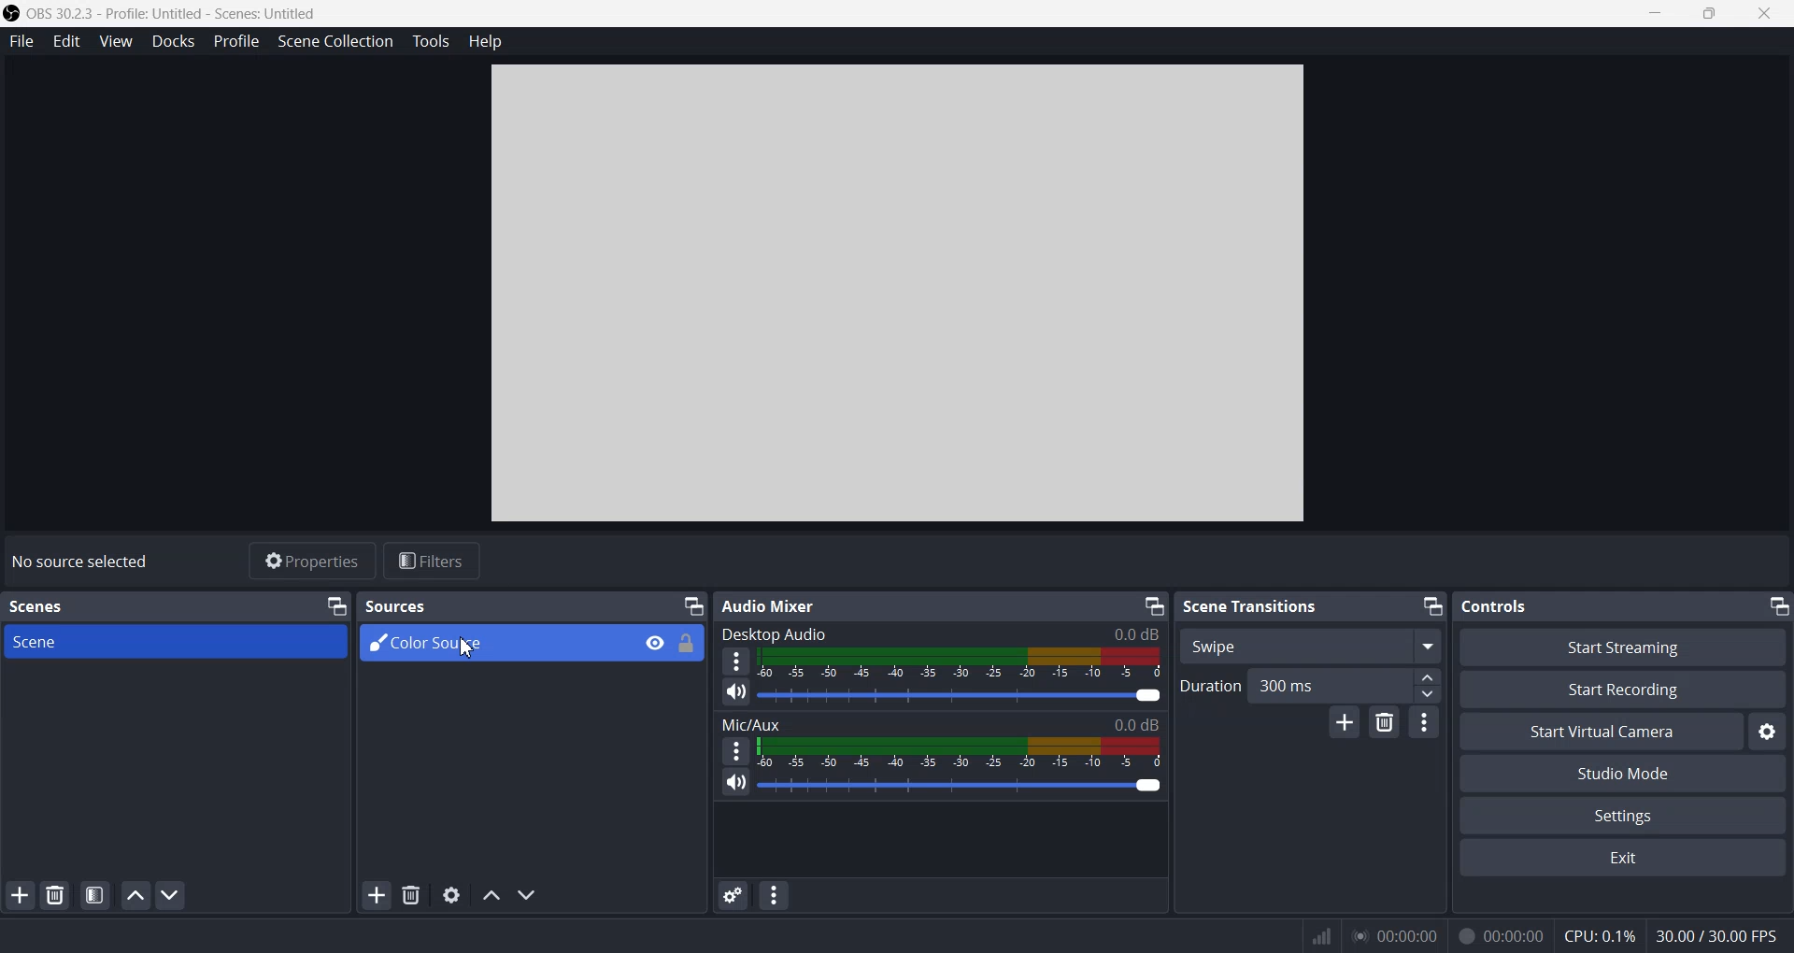 The width and height of the screenshot is (1794, 953). Describe the element at coordinates (692, 603) in the screenshot. I see `Minimize` at that location.